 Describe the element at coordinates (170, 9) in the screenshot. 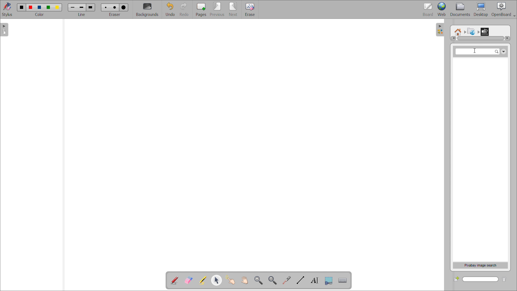

I see `undo` at that location.